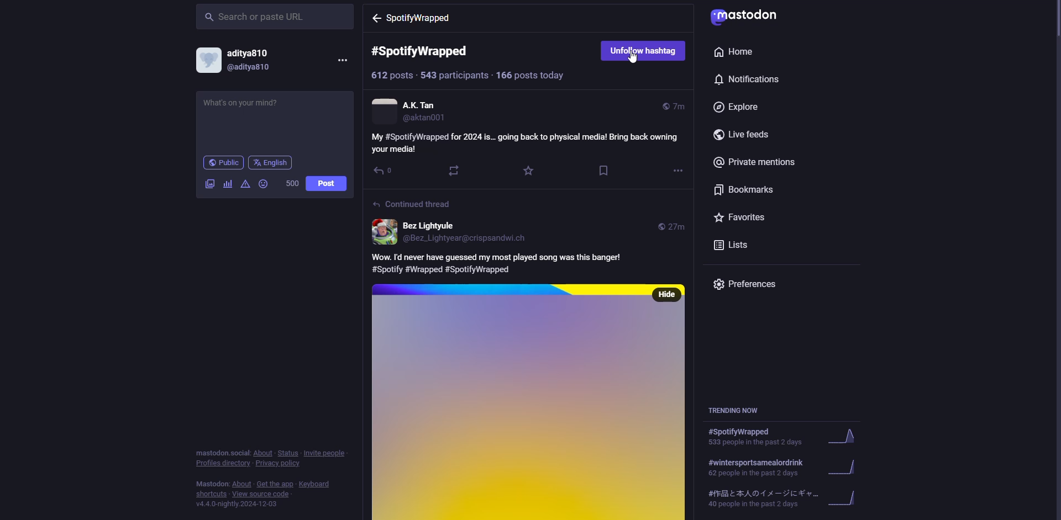 The width and height of the screenshot is (1061, 520). Describe the element at coordinates (516, 406) in the screenshot. I see `post` at that location.